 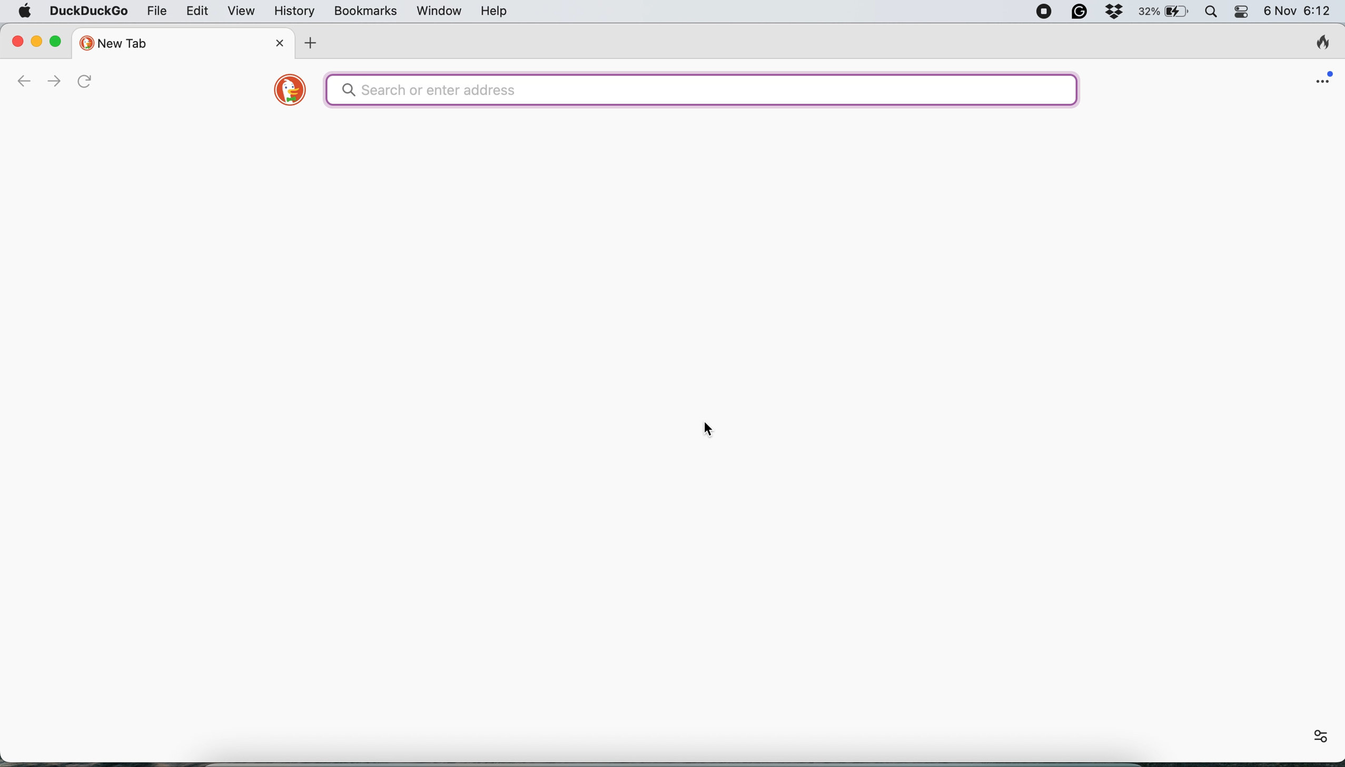 I want to click on dropbox, so click(x=1114, y=12).